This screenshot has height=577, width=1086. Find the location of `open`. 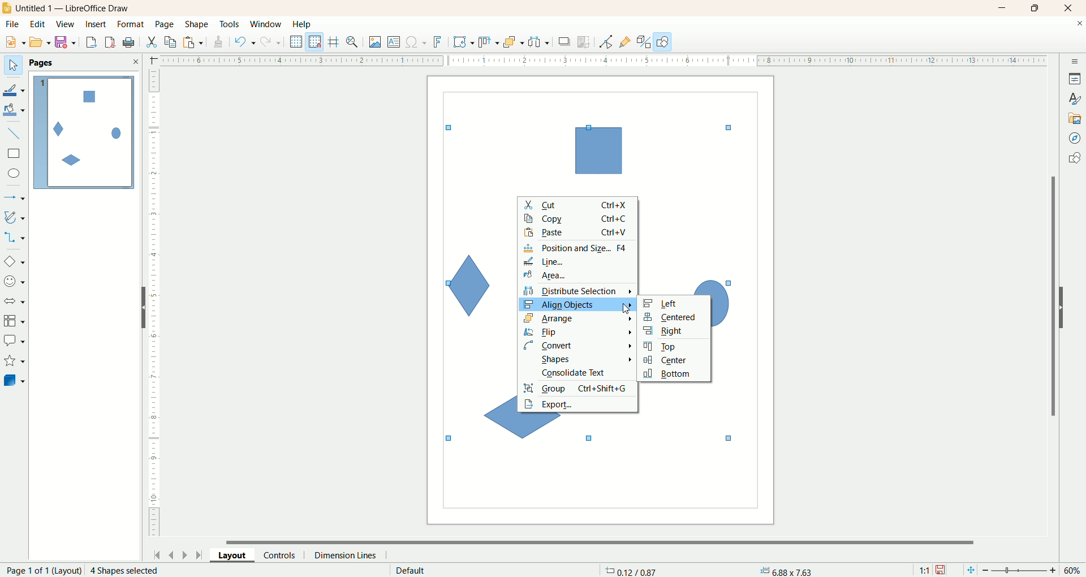

open is located at coordinates (40, 42).